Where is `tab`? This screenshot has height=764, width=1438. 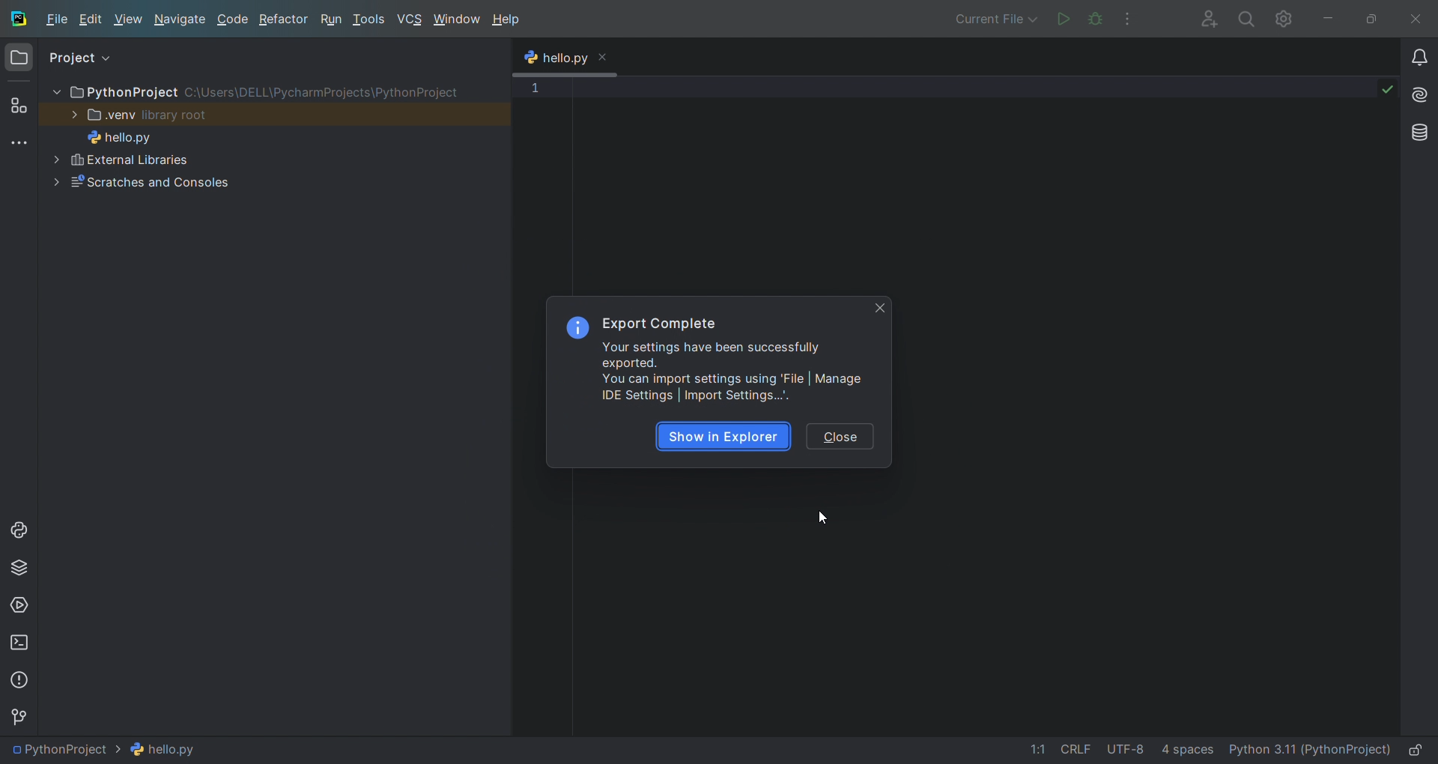
tab is located at coordinates (565, 59).